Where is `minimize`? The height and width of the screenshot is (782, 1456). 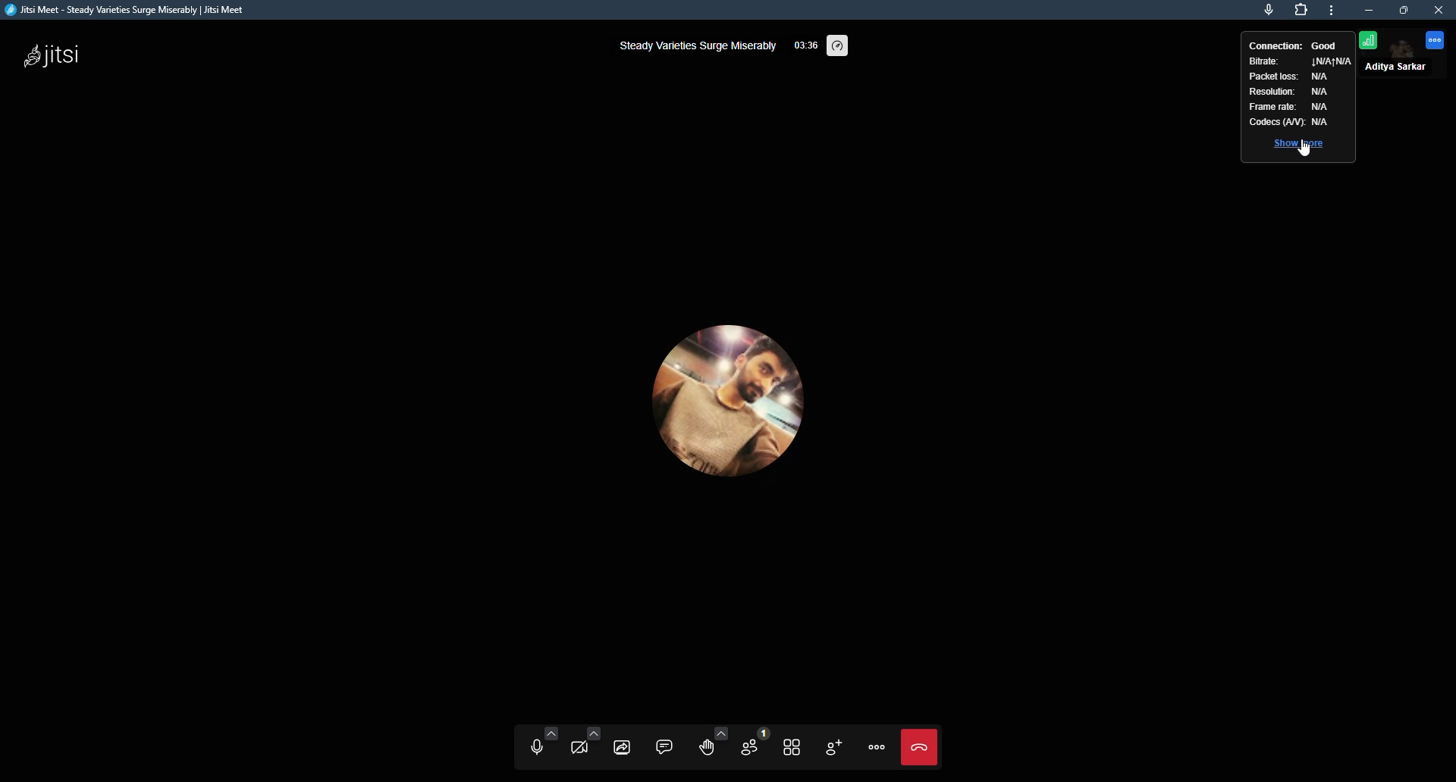 minimize is located at coordinates (1370, 10).